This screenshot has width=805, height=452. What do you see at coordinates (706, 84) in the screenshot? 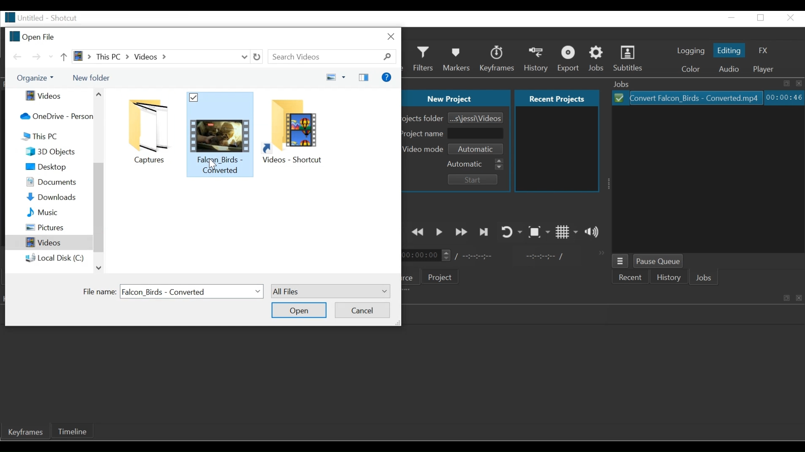
I see `Jobs` at bounding box center [706, 84].